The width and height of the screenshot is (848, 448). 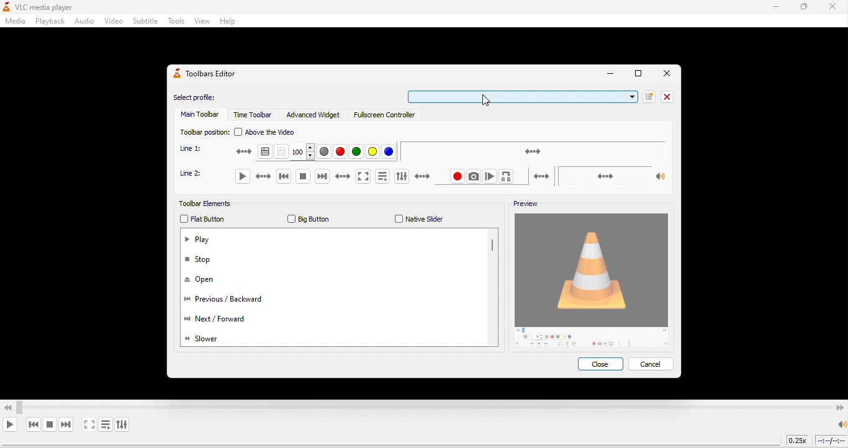 I want to click on show extended settings, so click(x=404, y=177).